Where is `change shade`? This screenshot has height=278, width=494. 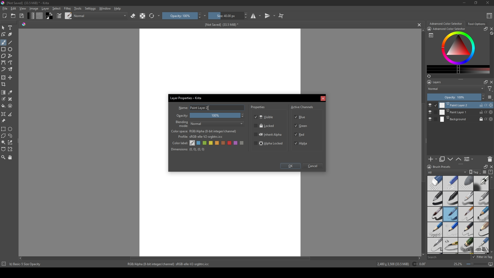
change shade is located at coordinates (31, 16).